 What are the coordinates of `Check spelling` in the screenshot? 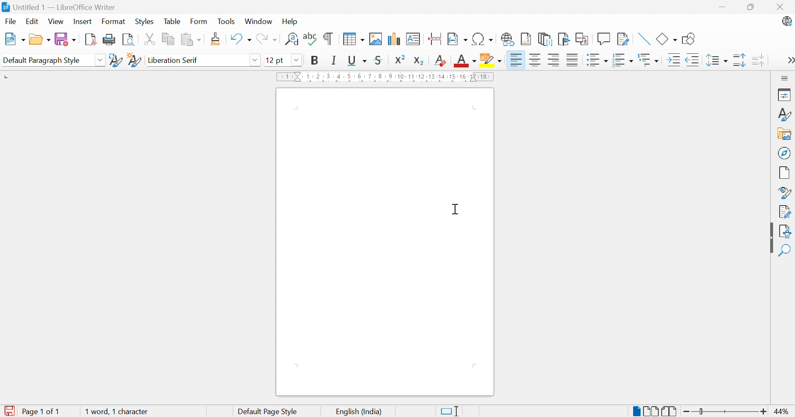 It's located at (311, 38).